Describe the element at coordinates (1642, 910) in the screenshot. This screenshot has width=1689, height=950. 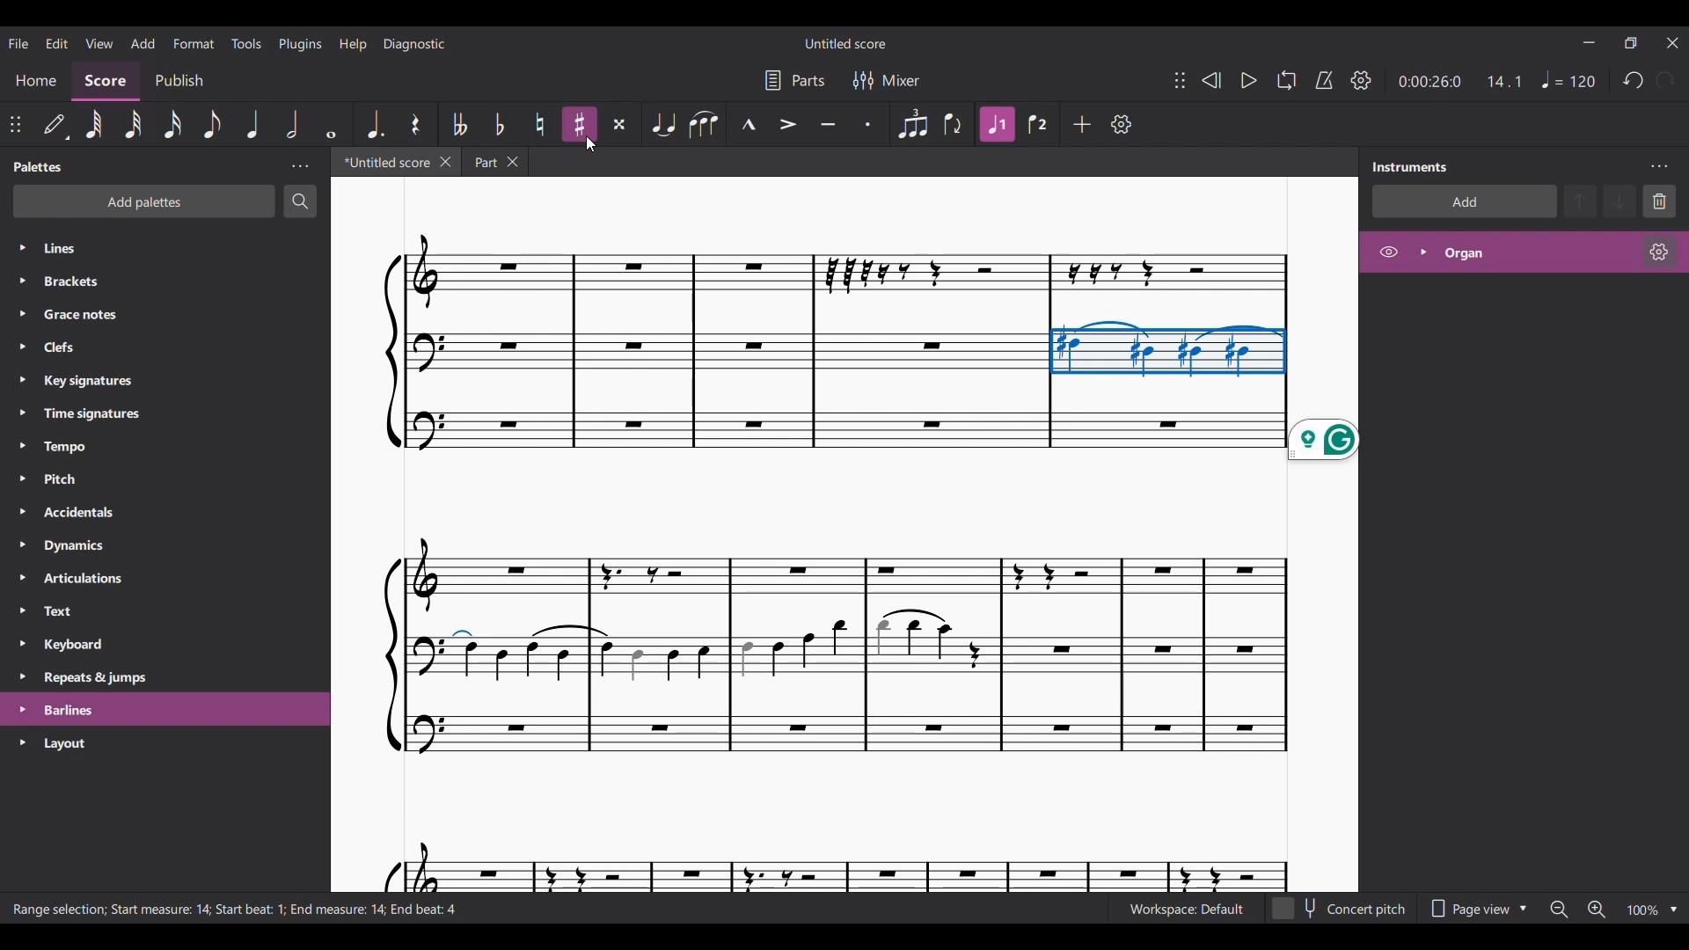
I see `Zoom factor` at that location.